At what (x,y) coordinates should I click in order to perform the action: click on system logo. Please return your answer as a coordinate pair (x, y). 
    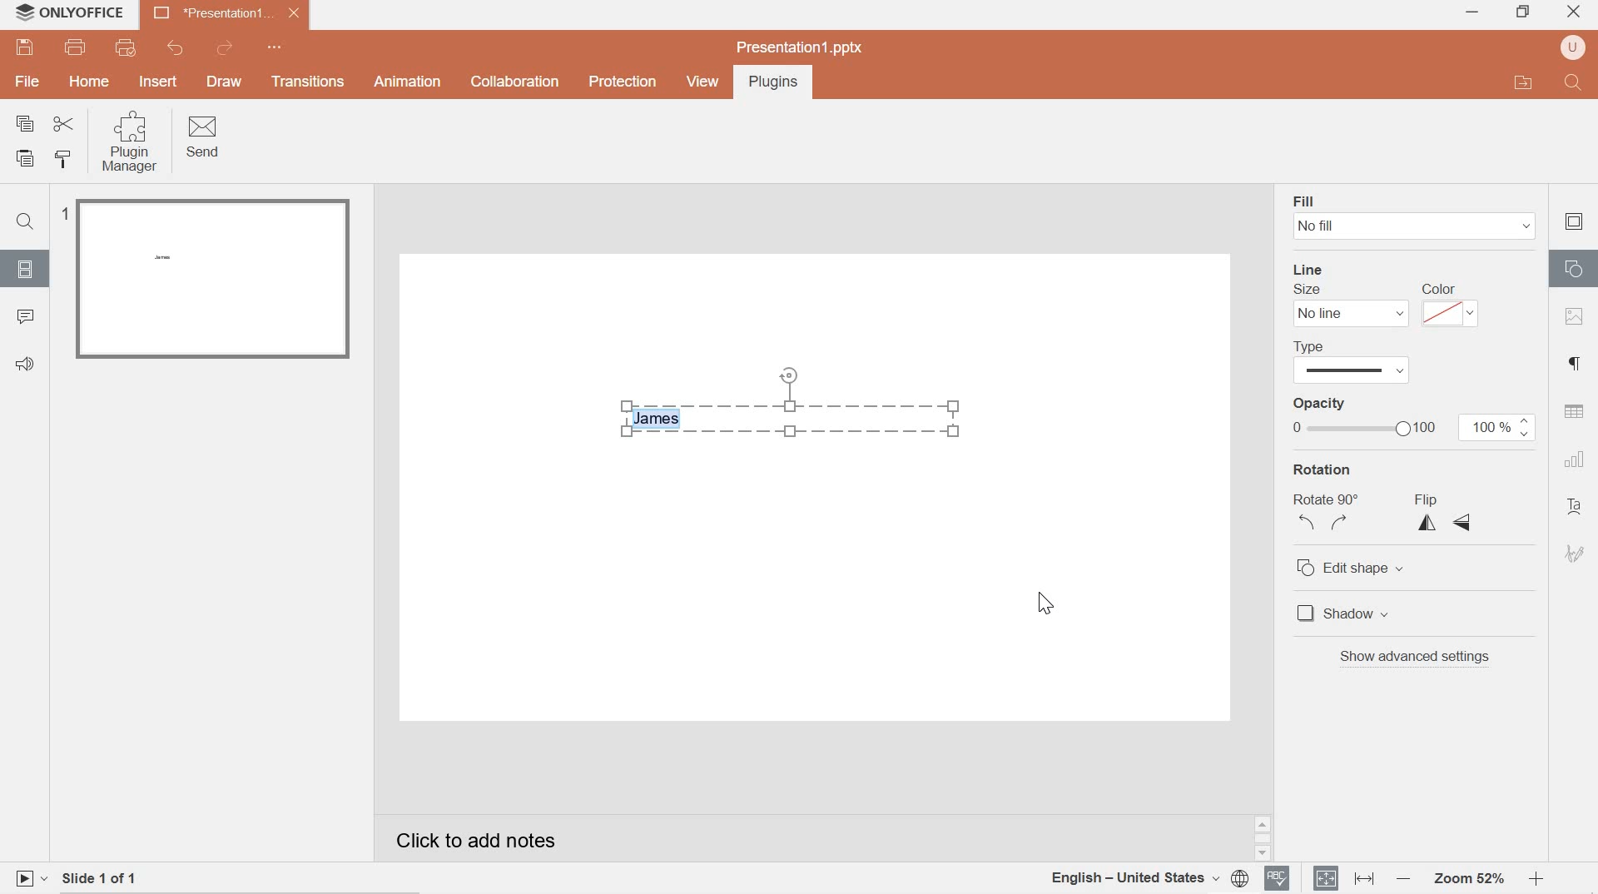
    Looking at the image, I should click on (23, 12).